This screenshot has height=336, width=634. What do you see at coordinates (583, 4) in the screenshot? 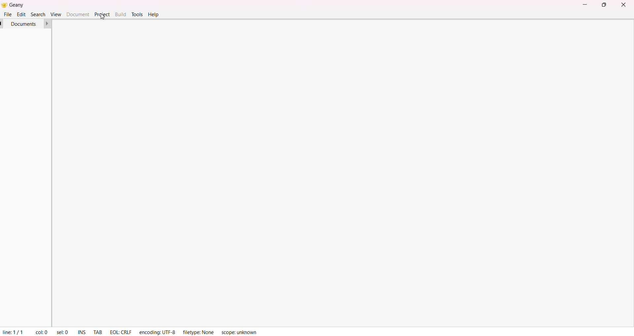
I see `minimize` at bounding box center [583, 4].